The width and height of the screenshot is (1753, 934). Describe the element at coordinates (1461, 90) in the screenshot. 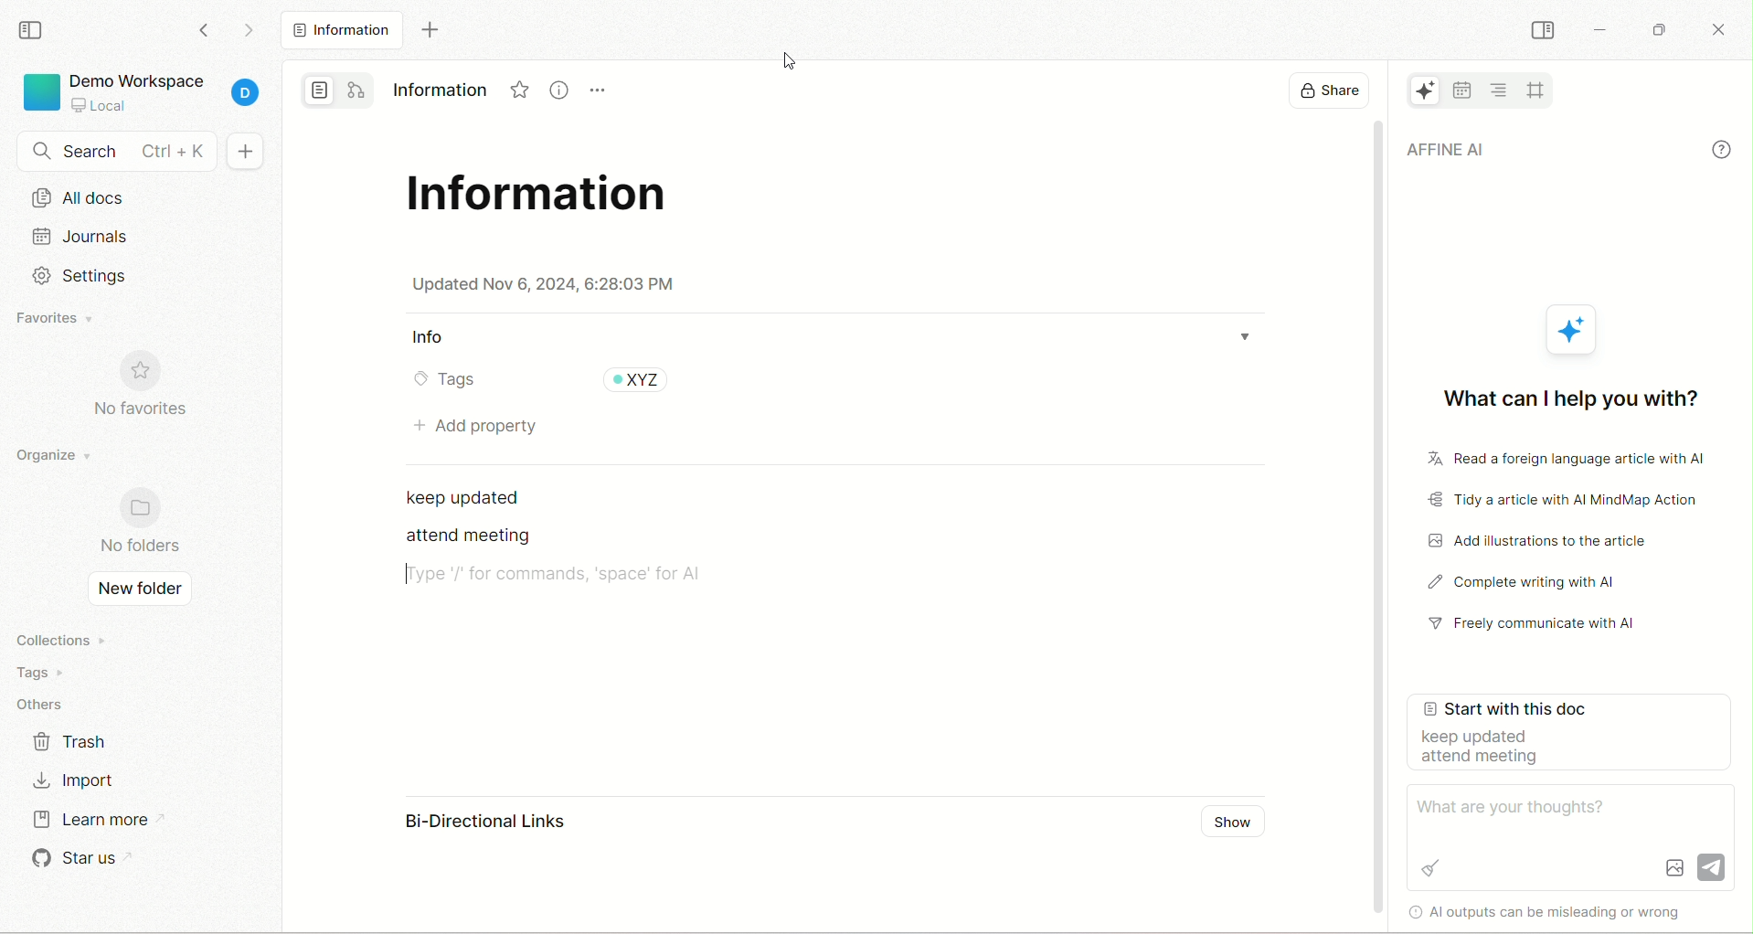

I see `calender` at that location.